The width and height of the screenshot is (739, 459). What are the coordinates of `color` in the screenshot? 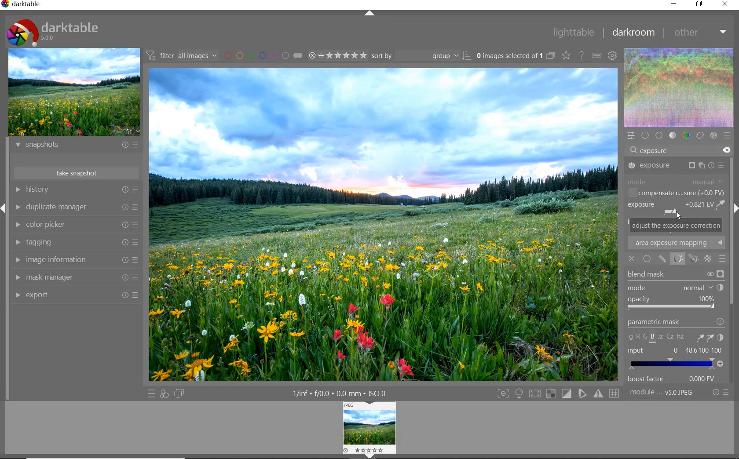 It's located at (687, 135).